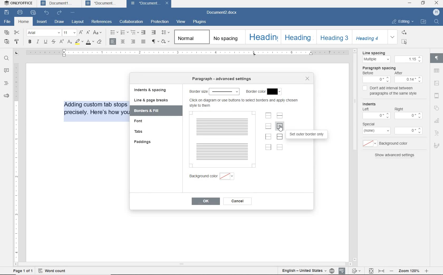 This screenshot has width=443, height=275. What do you see at coordinates (16, 42) in the screenshot?
I see `copy style` at bounding box center [16, 42].